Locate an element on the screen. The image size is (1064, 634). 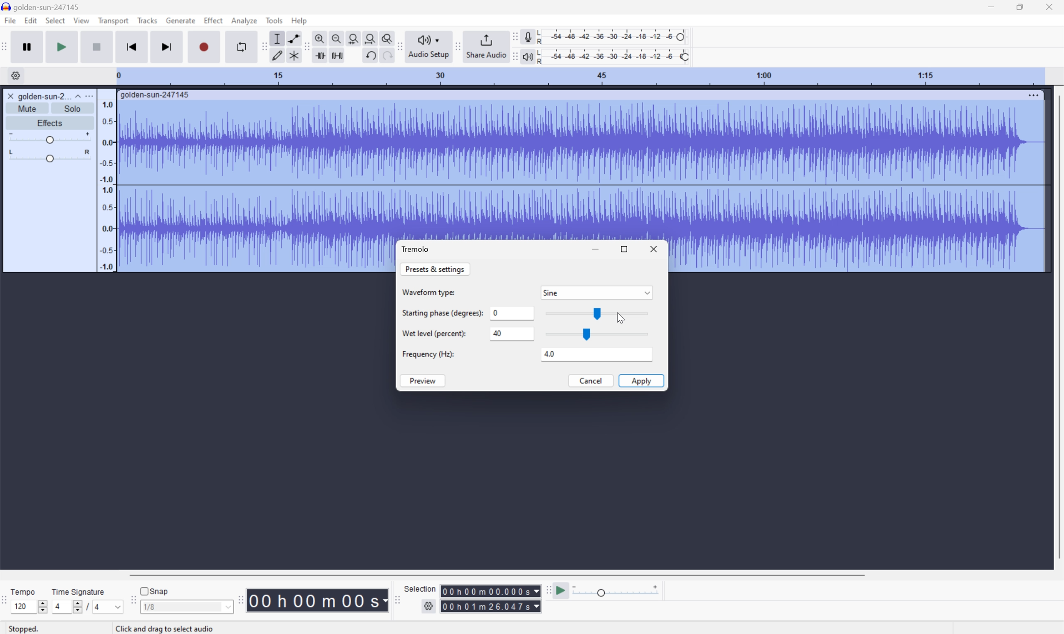
0 is located at coordinates (512, 314).